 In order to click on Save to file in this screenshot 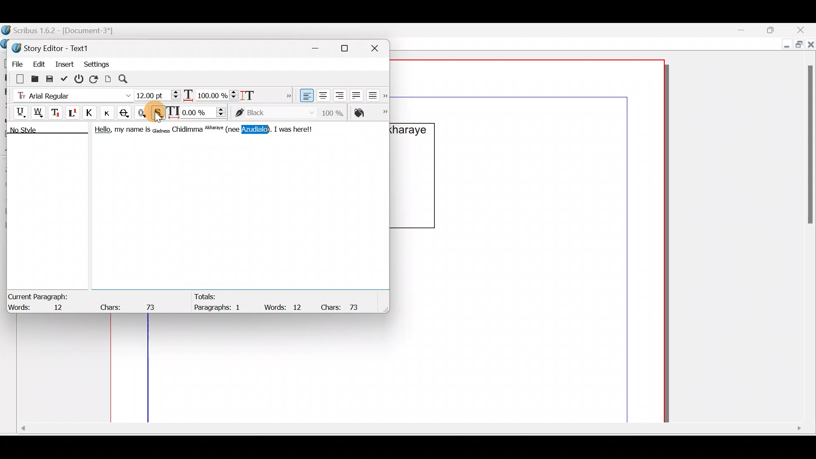, I will do `click(50, 78)`.